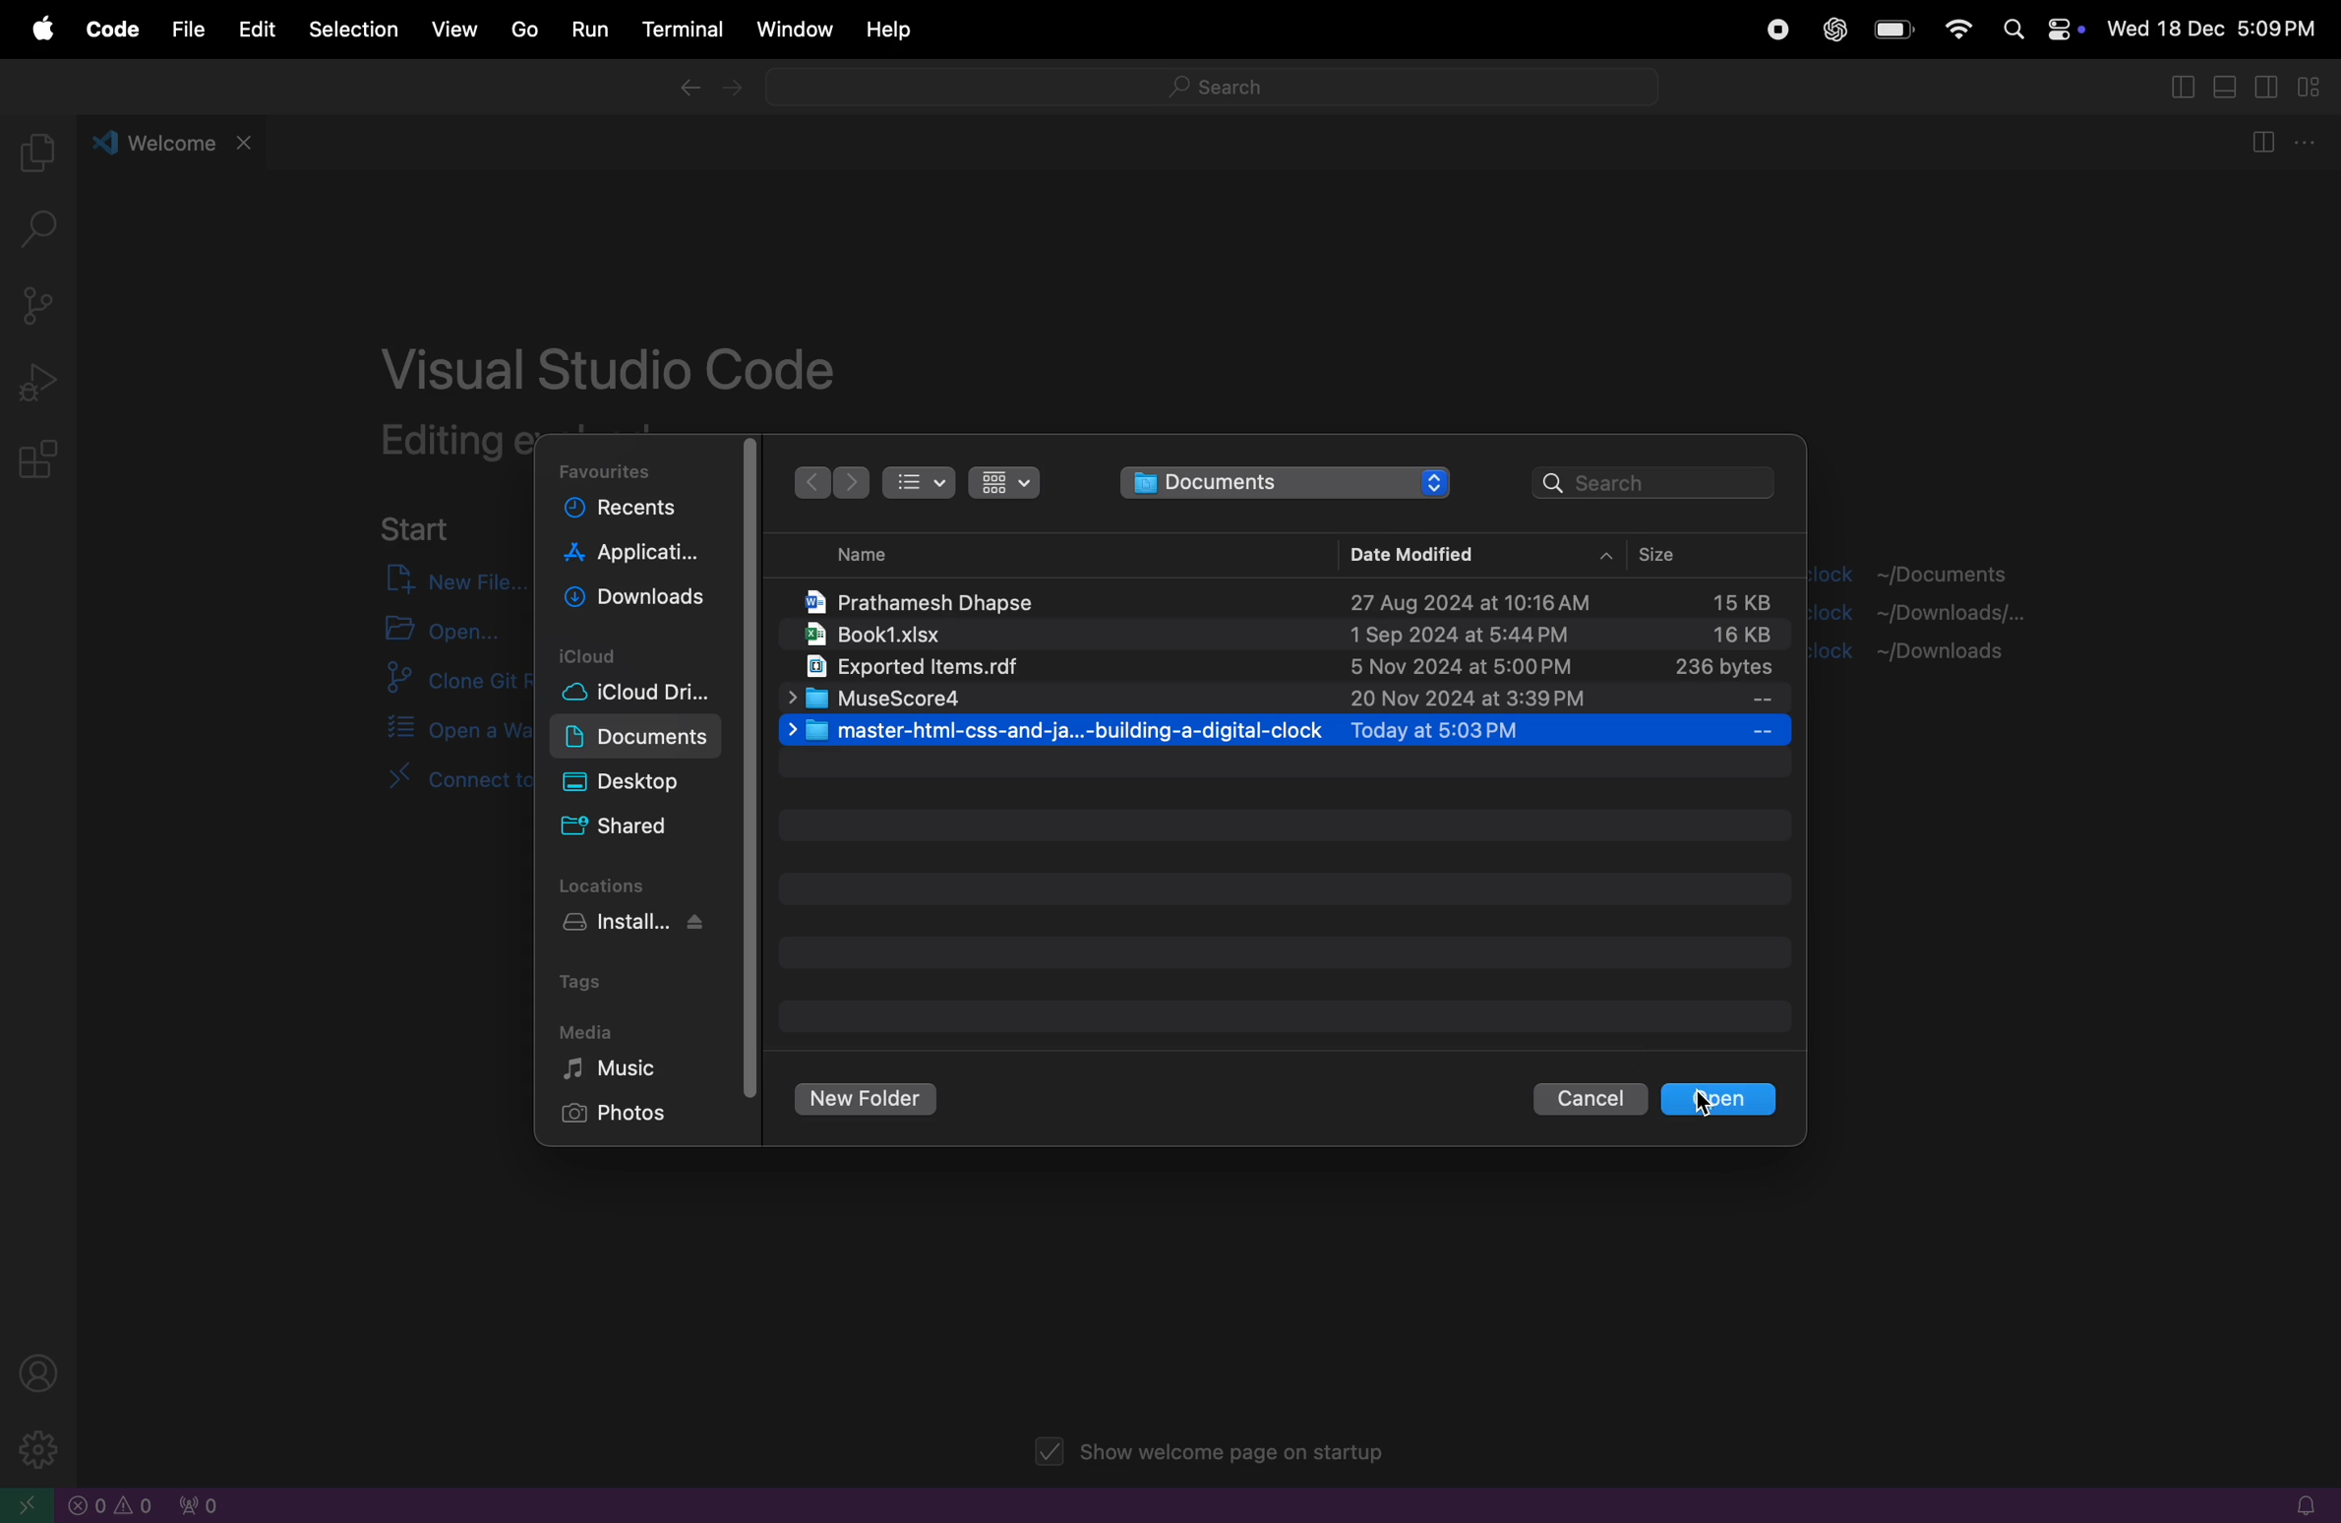 This screenshot has width=2341, height=1523. I want to click on cursor, so click(1712, 1105).